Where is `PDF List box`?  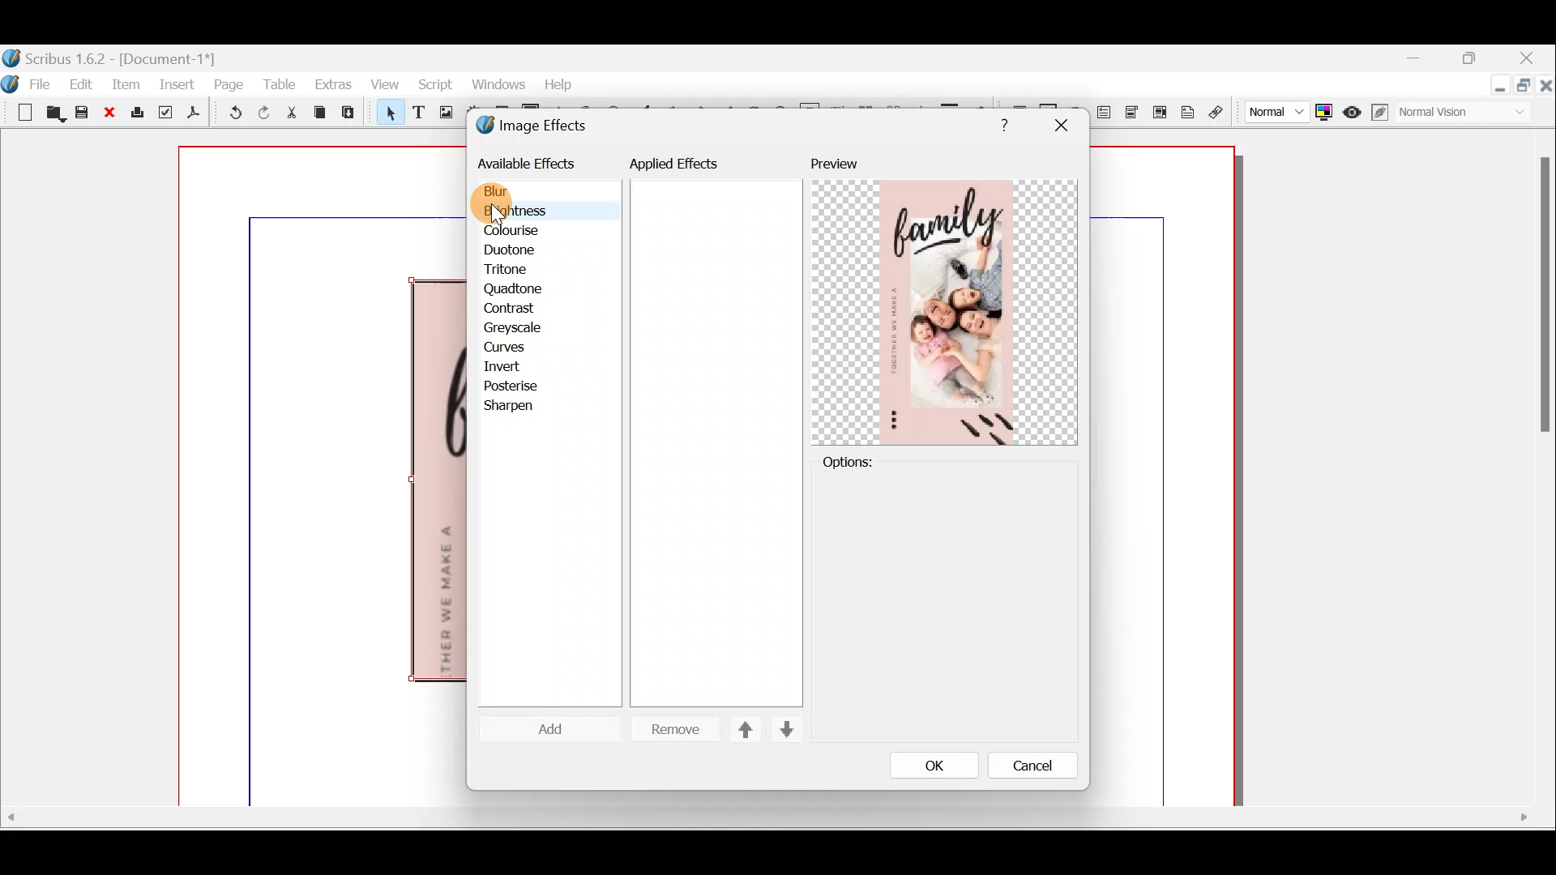 PDF List box is located at coordinates (1160, 110).